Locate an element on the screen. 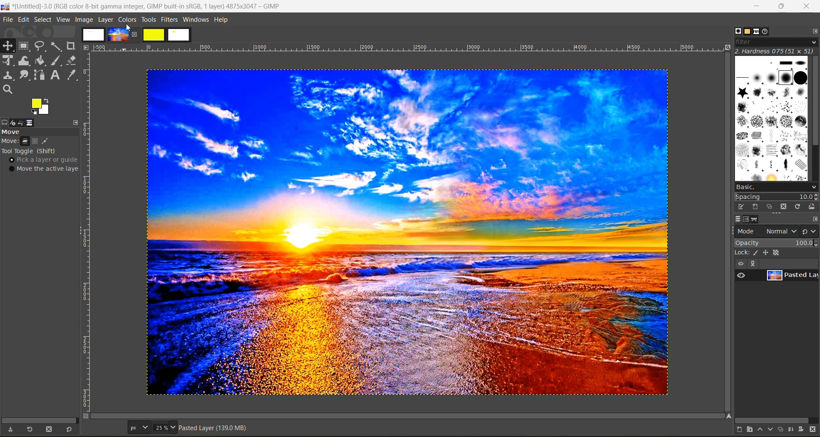 This screenshot has width=820, height=437. refresh brush is located at coordinates (799, 208).